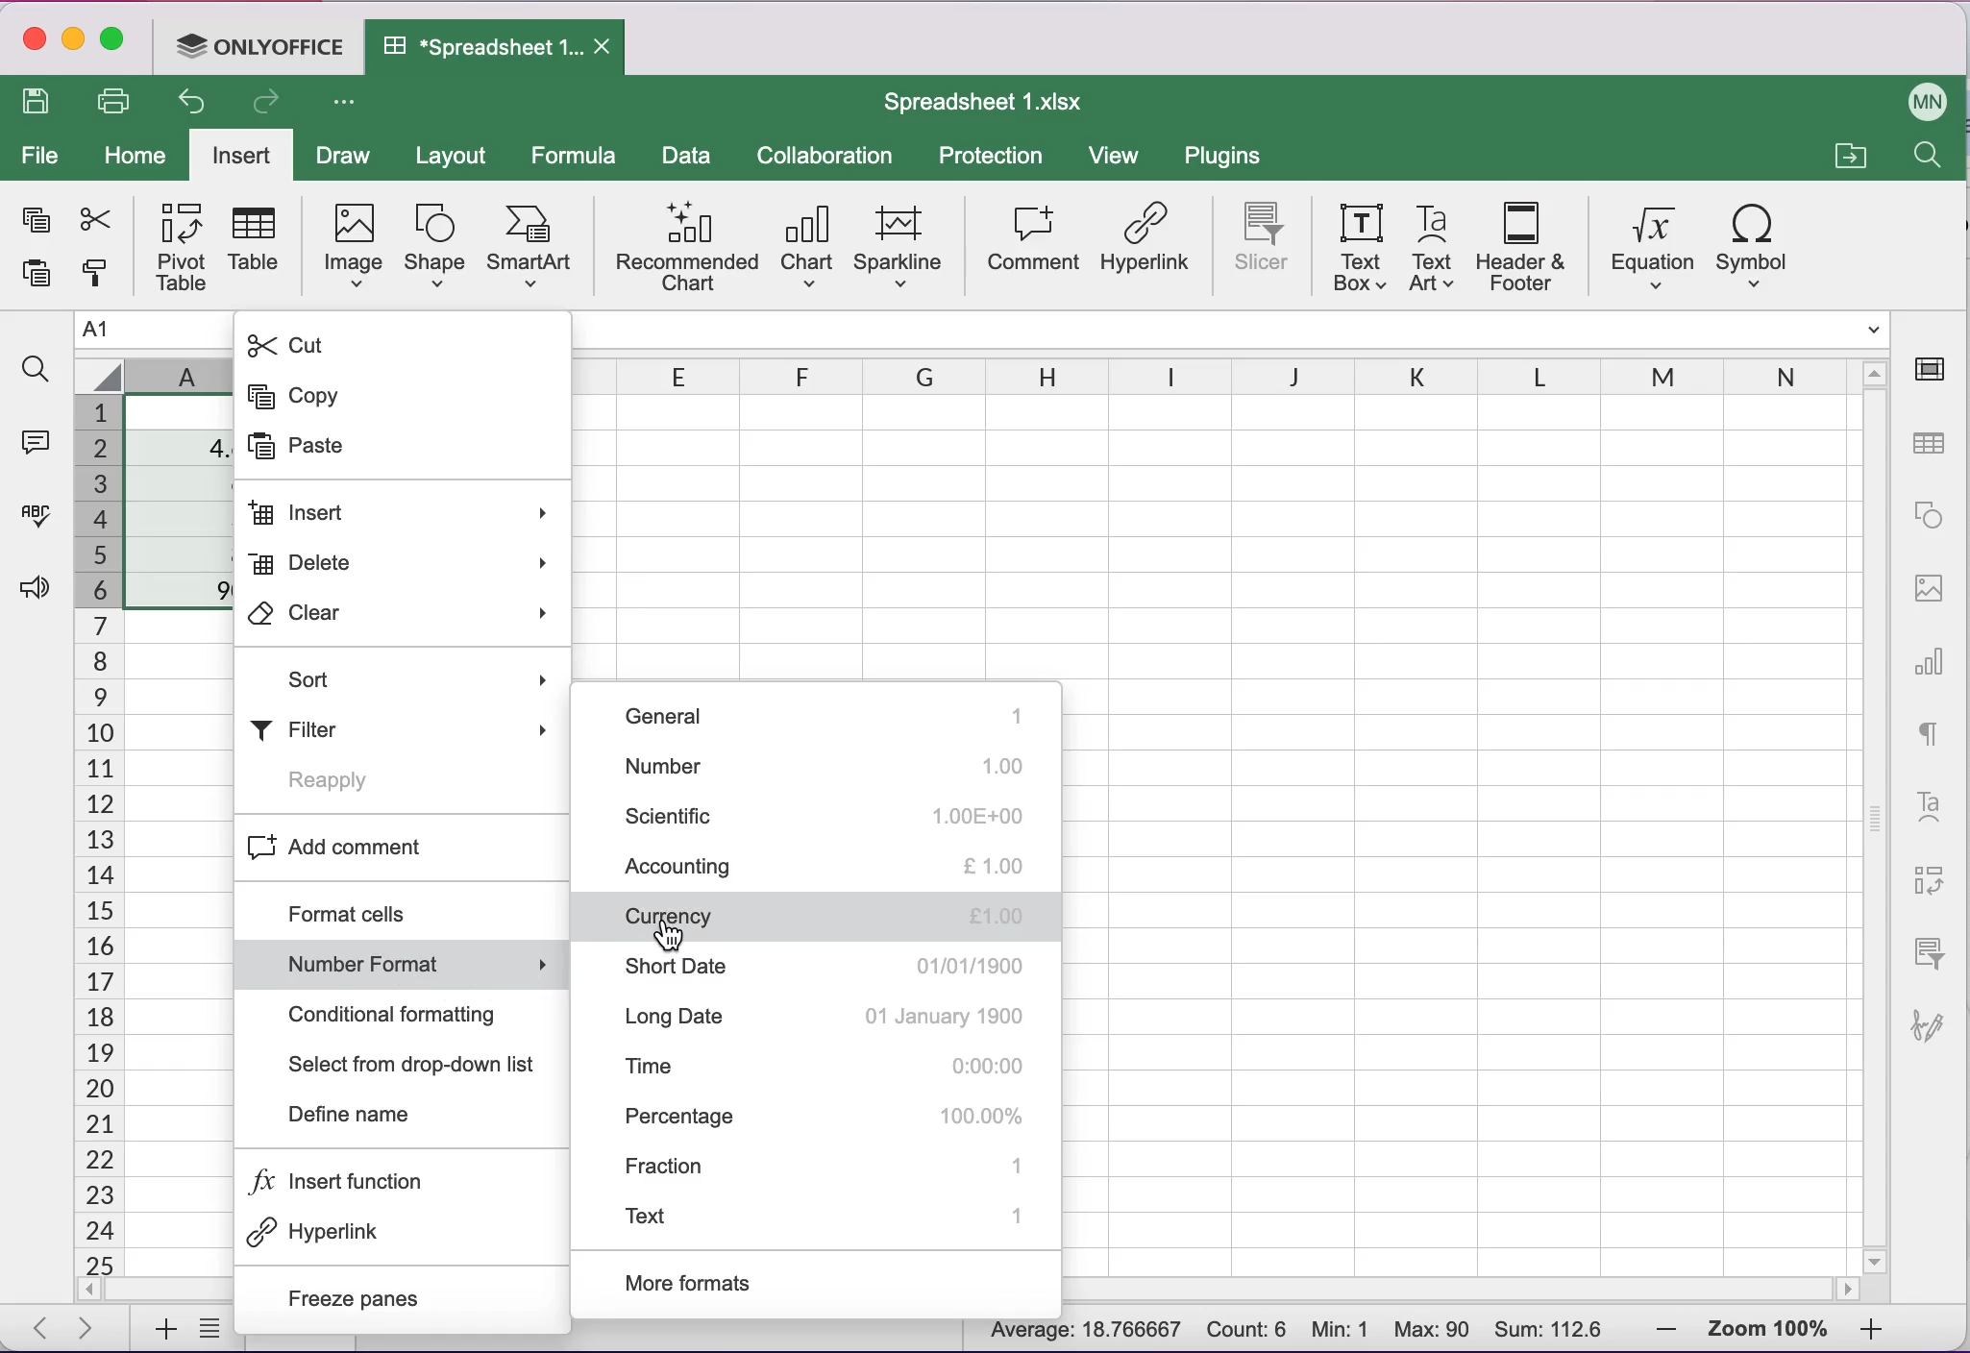 This screenshot has width=1970, height=1353. Describe the element at coordinates (484, 49) in the screenshot. I see `Spreadsheet 1.xIsx` at that location.